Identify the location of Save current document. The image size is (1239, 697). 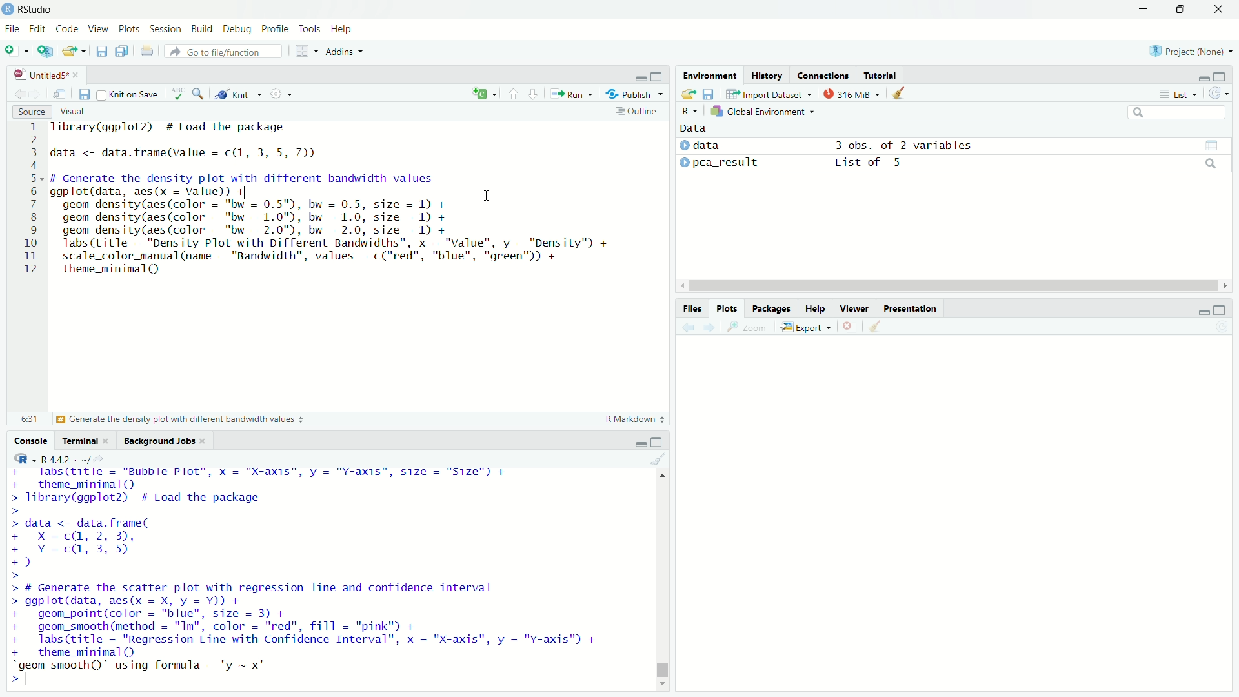
(101, 52).